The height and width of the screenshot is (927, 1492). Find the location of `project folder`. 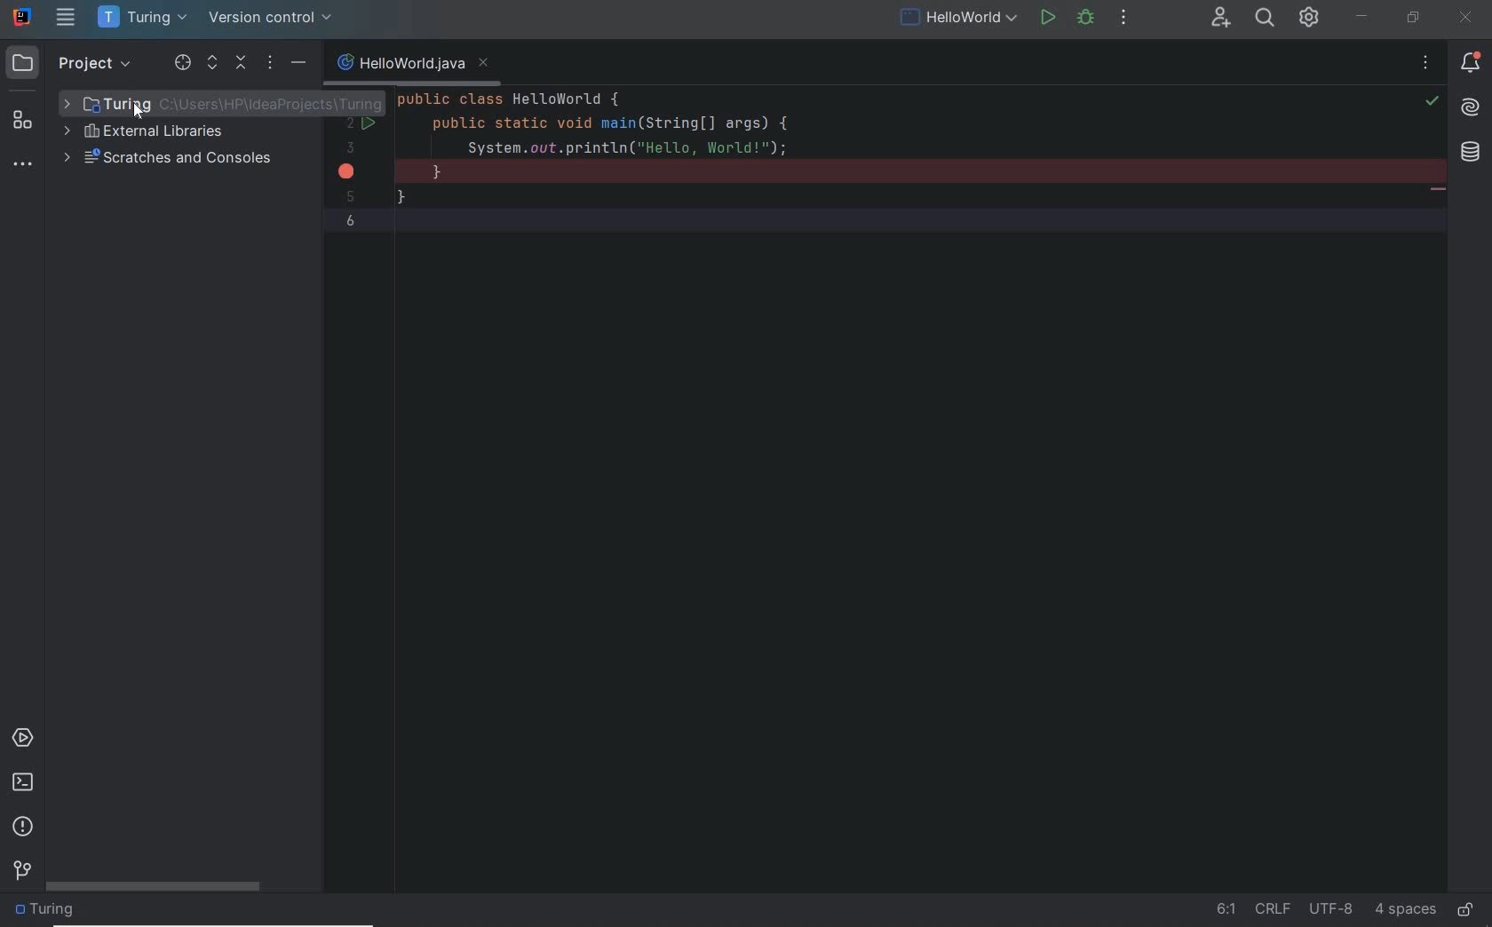

project folder is located at coordinates (222, 103).